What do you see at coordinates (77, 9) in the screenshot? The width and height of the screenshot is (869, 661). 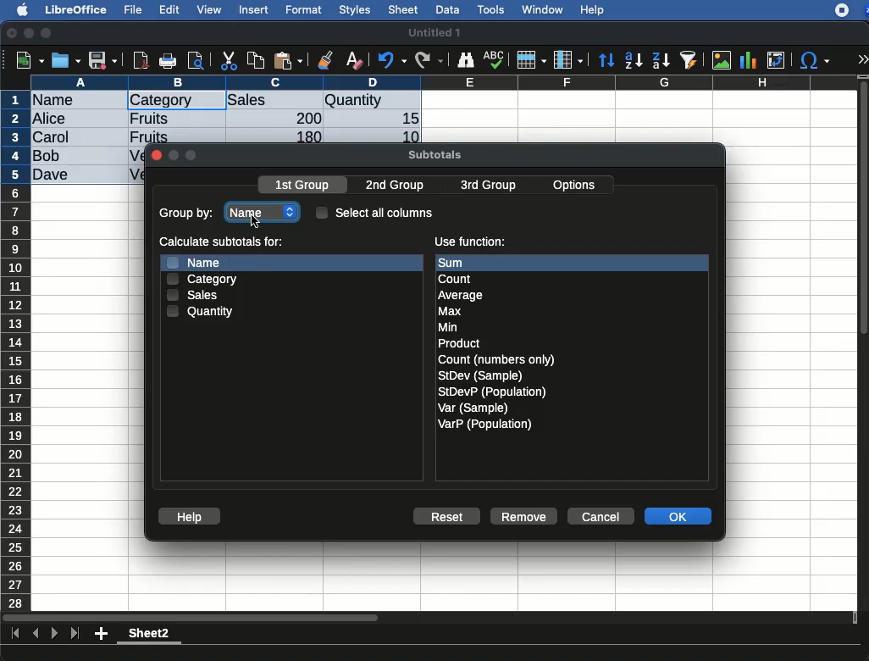 I see `libreoffice` at bounding box center [77, 9].